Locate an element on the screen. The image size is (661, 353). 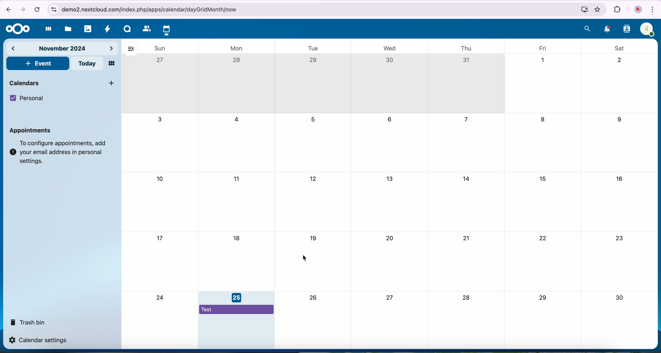
8 is located at coordinates (544, 121).